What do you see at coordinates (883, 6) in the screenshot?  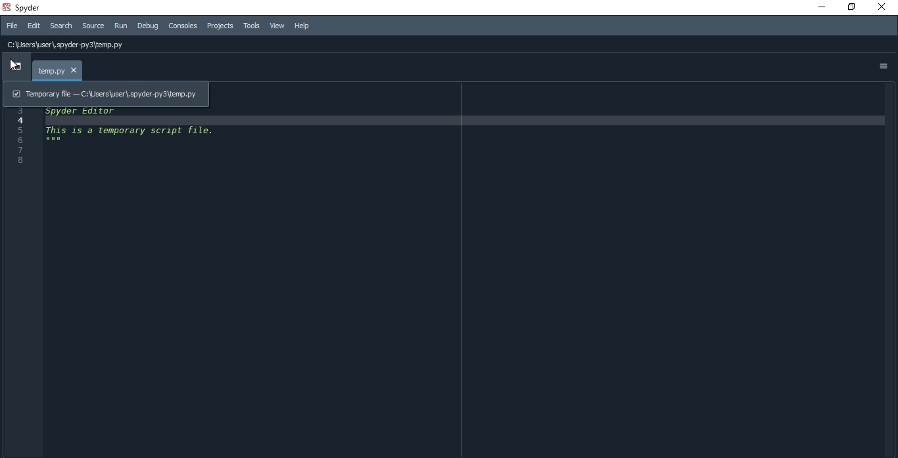 I see `close` at bounding box center [883, 6].